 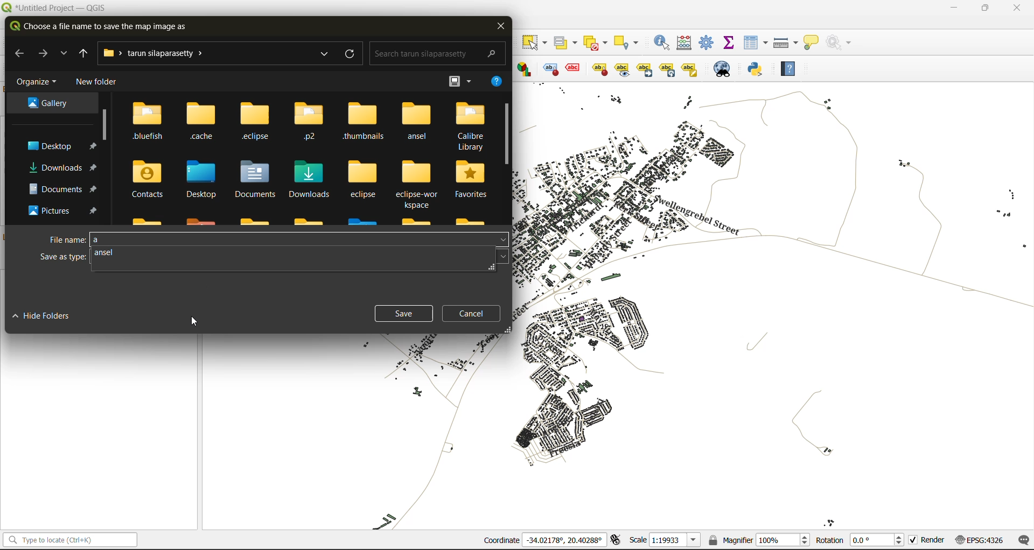 What do you see at coordinates (536, 43) in the screenshot?
I see `select` at bounding box center [536, 43].